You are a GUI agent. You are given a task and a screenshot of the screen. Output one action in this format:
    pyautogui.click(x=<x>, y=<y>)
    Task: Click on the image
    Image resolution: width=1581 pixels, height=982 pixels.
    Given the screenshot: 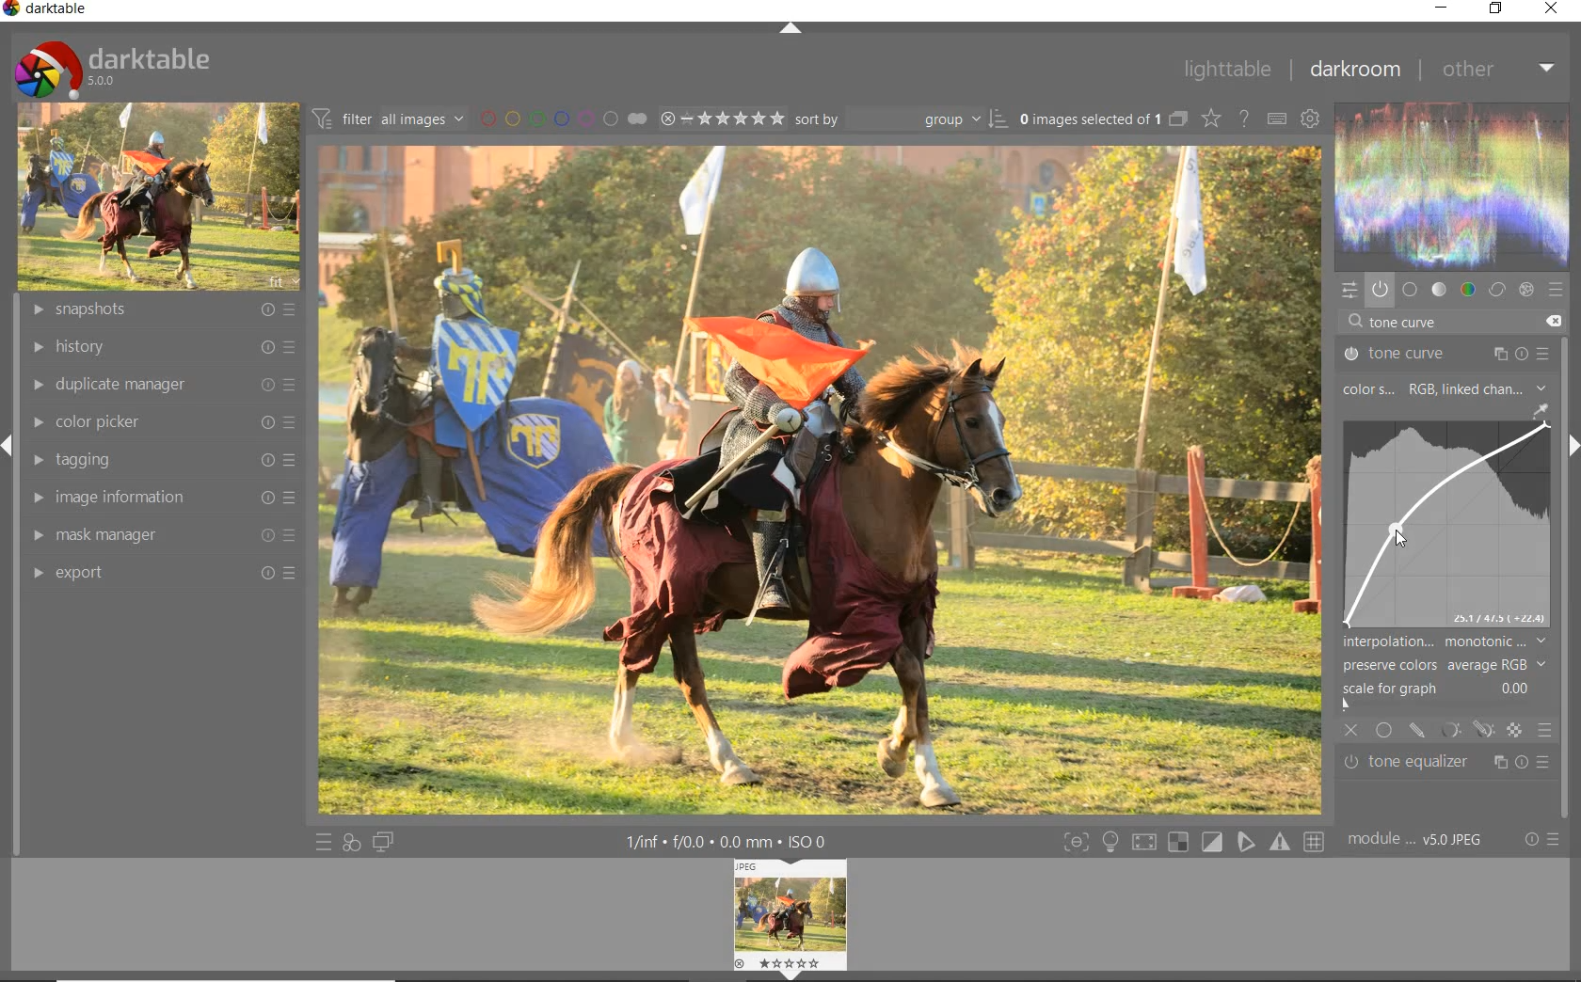 What is the action you would take?
    pyautogui.click(x=154, y=198)
    